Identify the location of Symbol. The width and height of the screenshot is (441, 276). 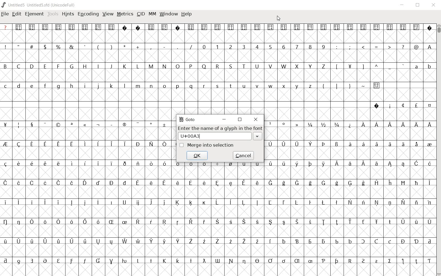
(231, 27).